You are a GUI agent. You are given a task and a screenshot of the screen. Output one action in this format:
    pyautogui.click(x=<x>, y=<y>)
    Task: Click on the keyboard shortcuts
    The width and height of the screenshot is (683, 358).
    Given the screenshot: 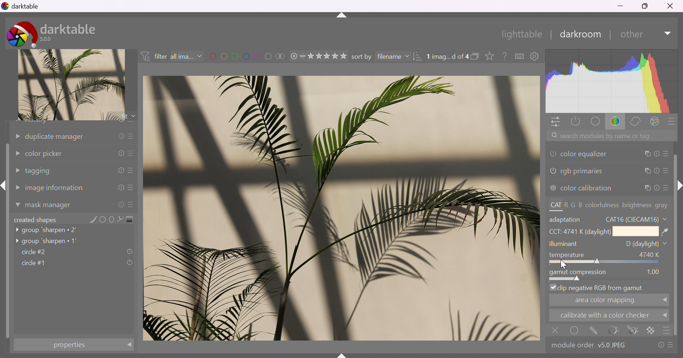 What is the action you would take?
    pyautogui.click(x=519, y=57)
    